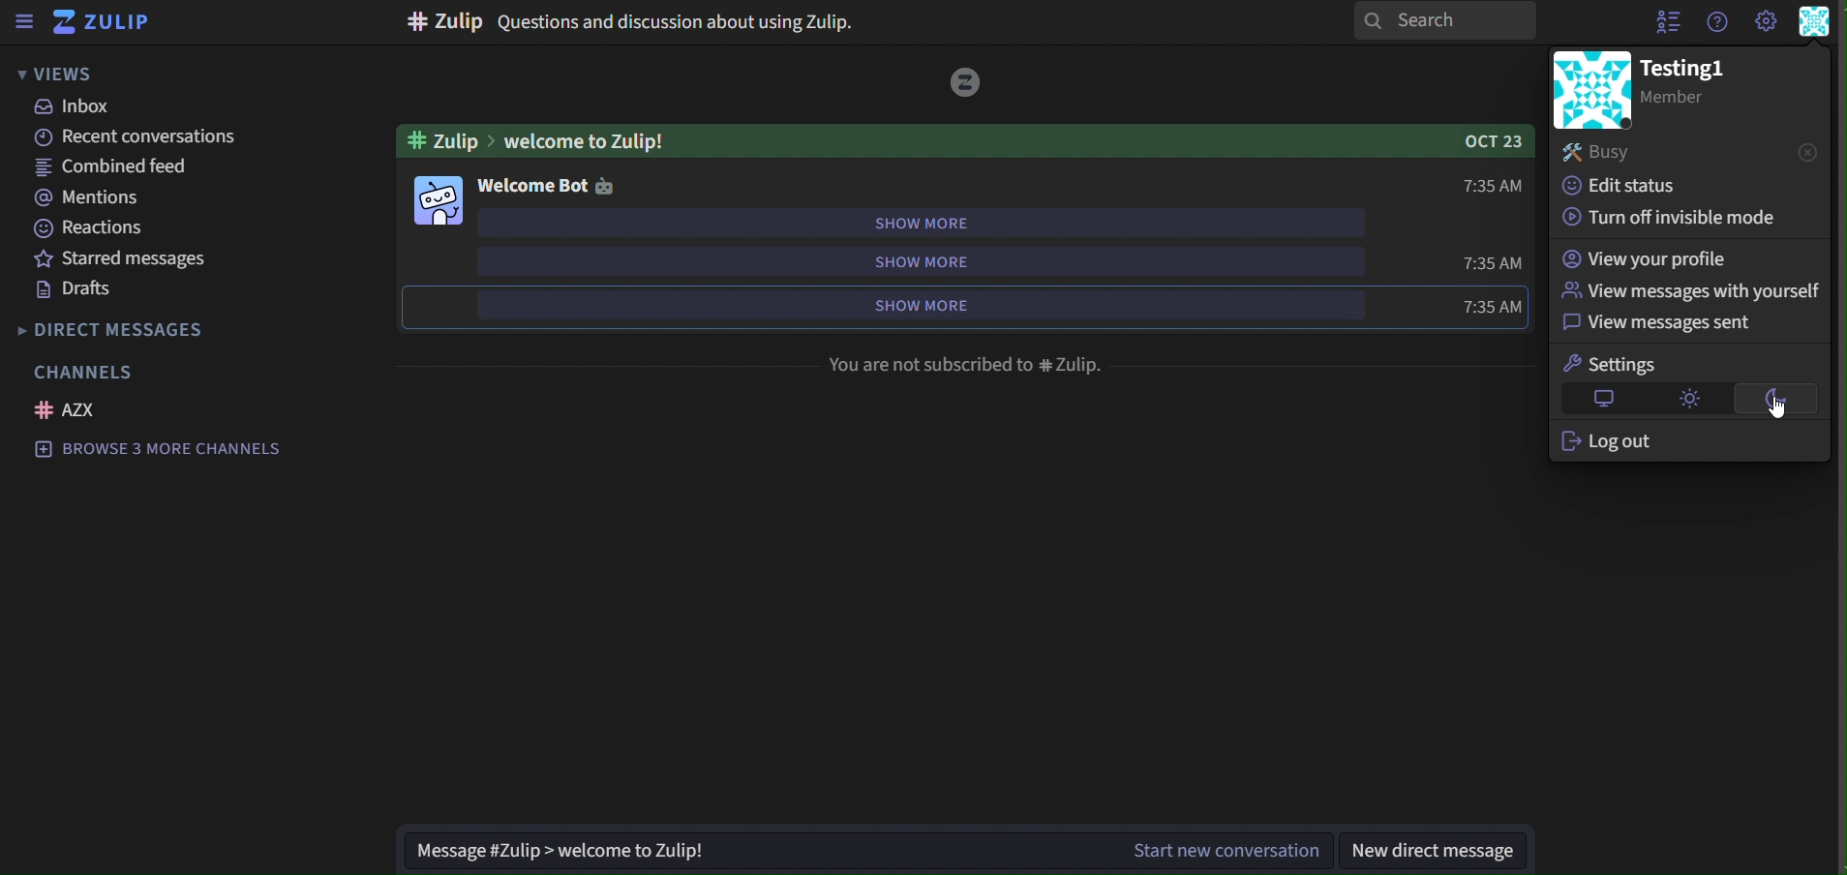 This screenshot has height=875, width=1847. What do you see at coordinates (1672, 216) in the screenshot?
I see `turn off invisible mode` at bounding box center [1672, 216].